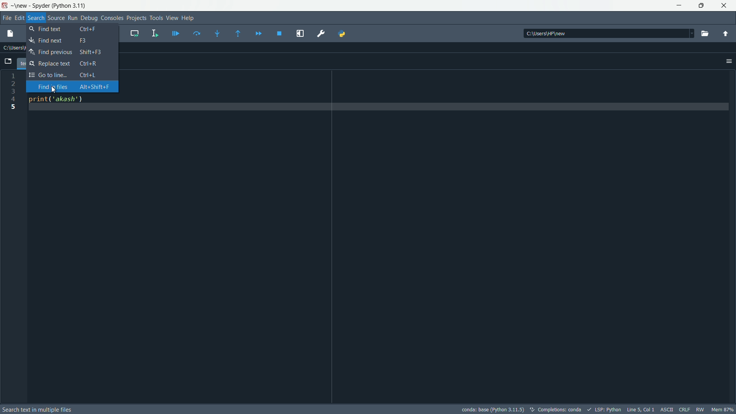 The height and width of the screenshot is (414, 736). Describe the element at coordinates (74, 87) in the screenshot. I see `find in files` at that location.